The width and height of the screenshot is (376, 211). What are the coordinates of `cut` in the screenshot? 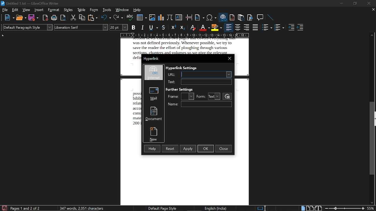 It's located at (73, 18).